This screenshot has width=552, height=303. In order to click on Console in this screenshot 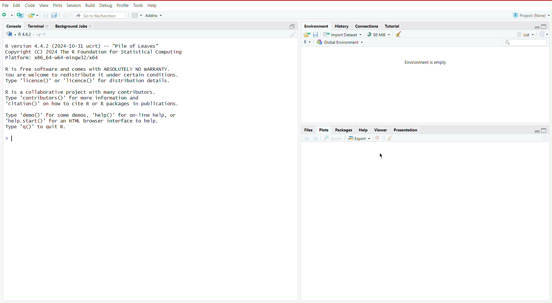, I will do `click(14, 27)`.